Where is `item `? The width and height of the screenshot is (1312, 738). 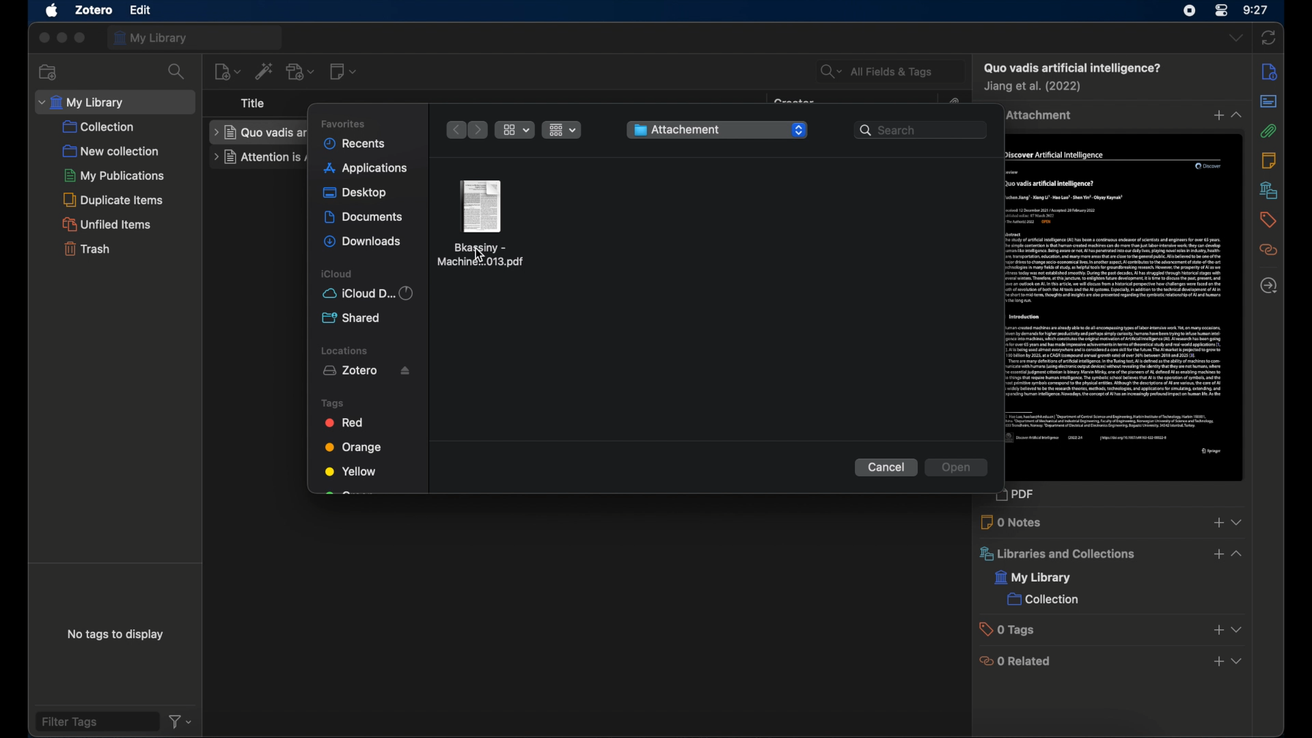
item  is located at coordinates (1071, 68).